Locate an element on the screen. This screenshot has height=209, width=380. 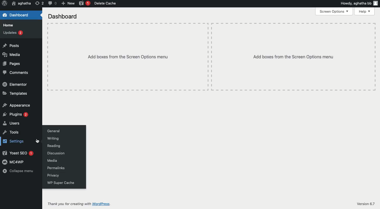
Dashboard is located at coordinates (63, 16).